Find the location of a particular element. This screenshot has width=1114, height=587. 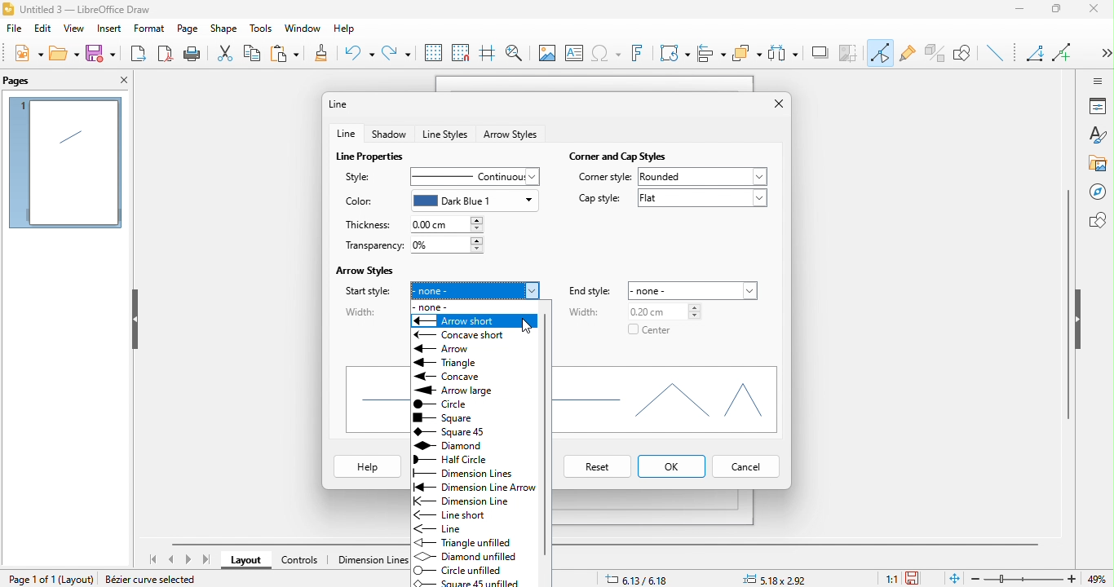

cut is located at coordinates (225, 54).